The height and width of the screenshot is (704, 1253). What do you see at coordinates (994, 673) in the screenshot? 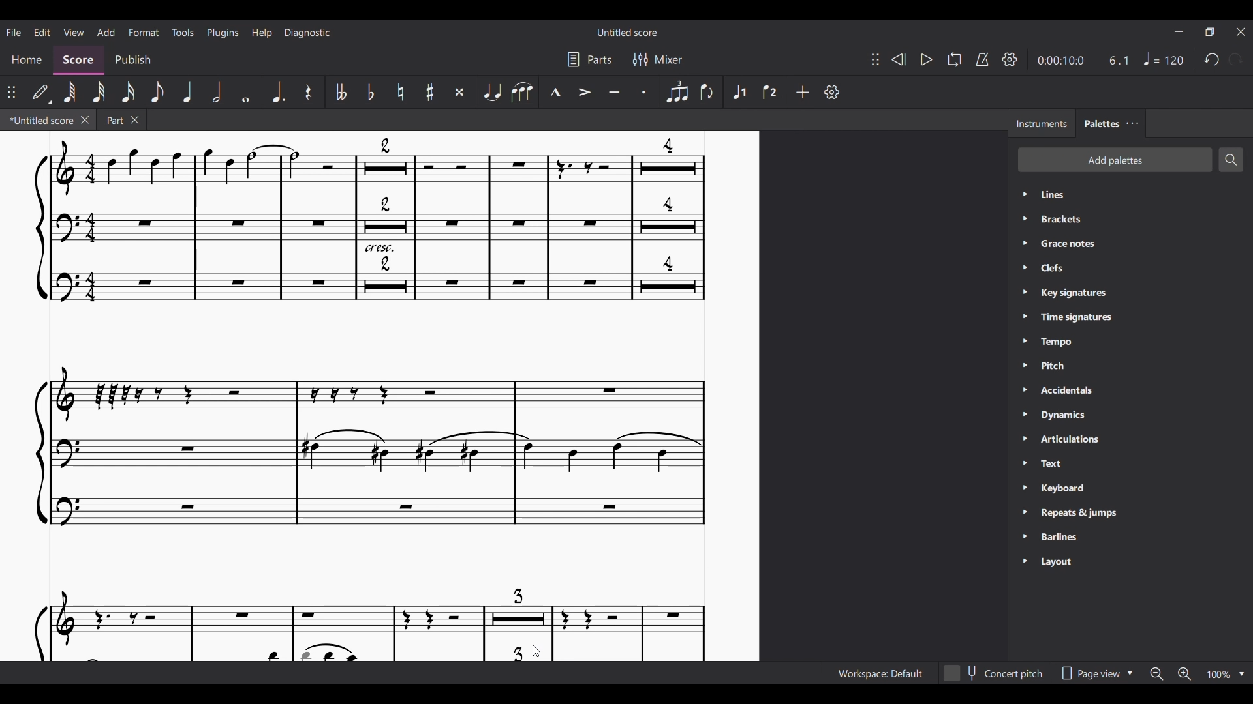
I see `Toggle for Concert pitch` at bounding box center [994, 673].